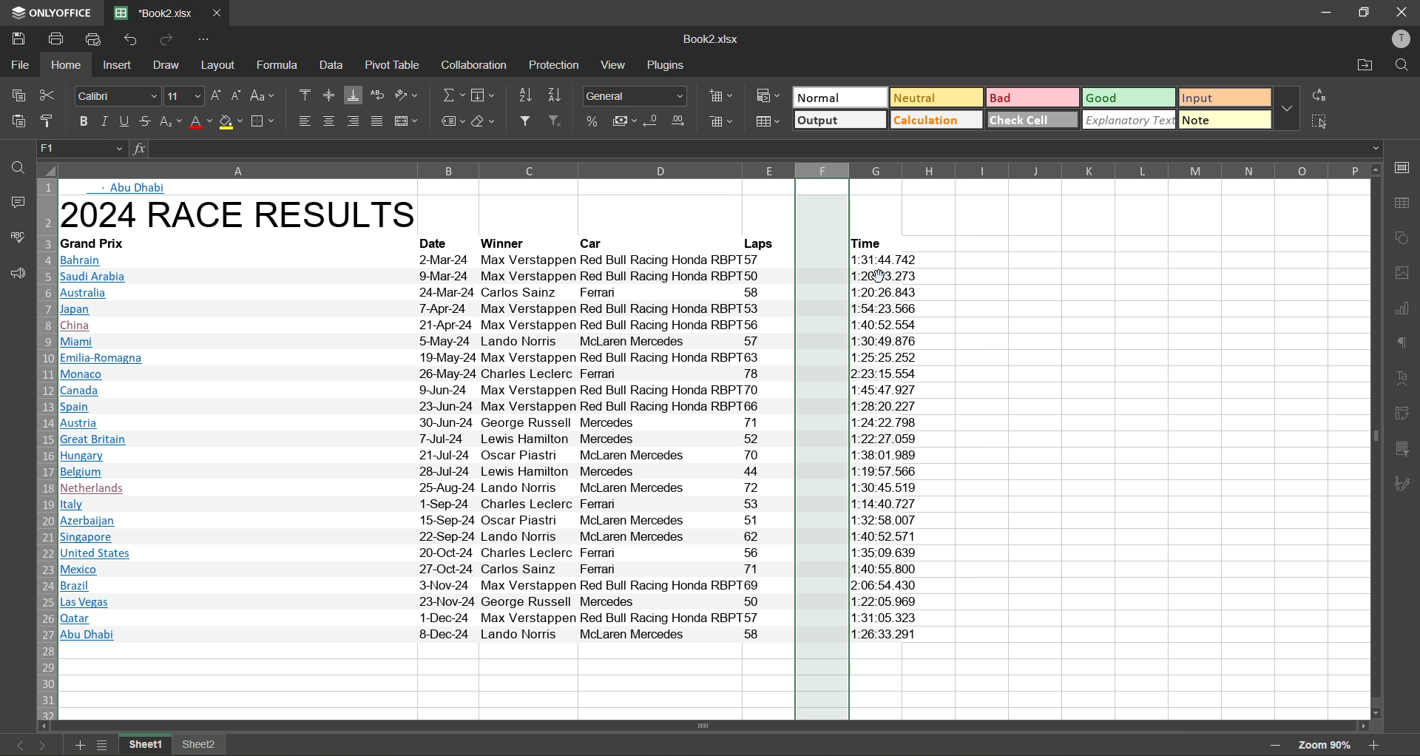  I want to click on replace, so click(1322, 97).